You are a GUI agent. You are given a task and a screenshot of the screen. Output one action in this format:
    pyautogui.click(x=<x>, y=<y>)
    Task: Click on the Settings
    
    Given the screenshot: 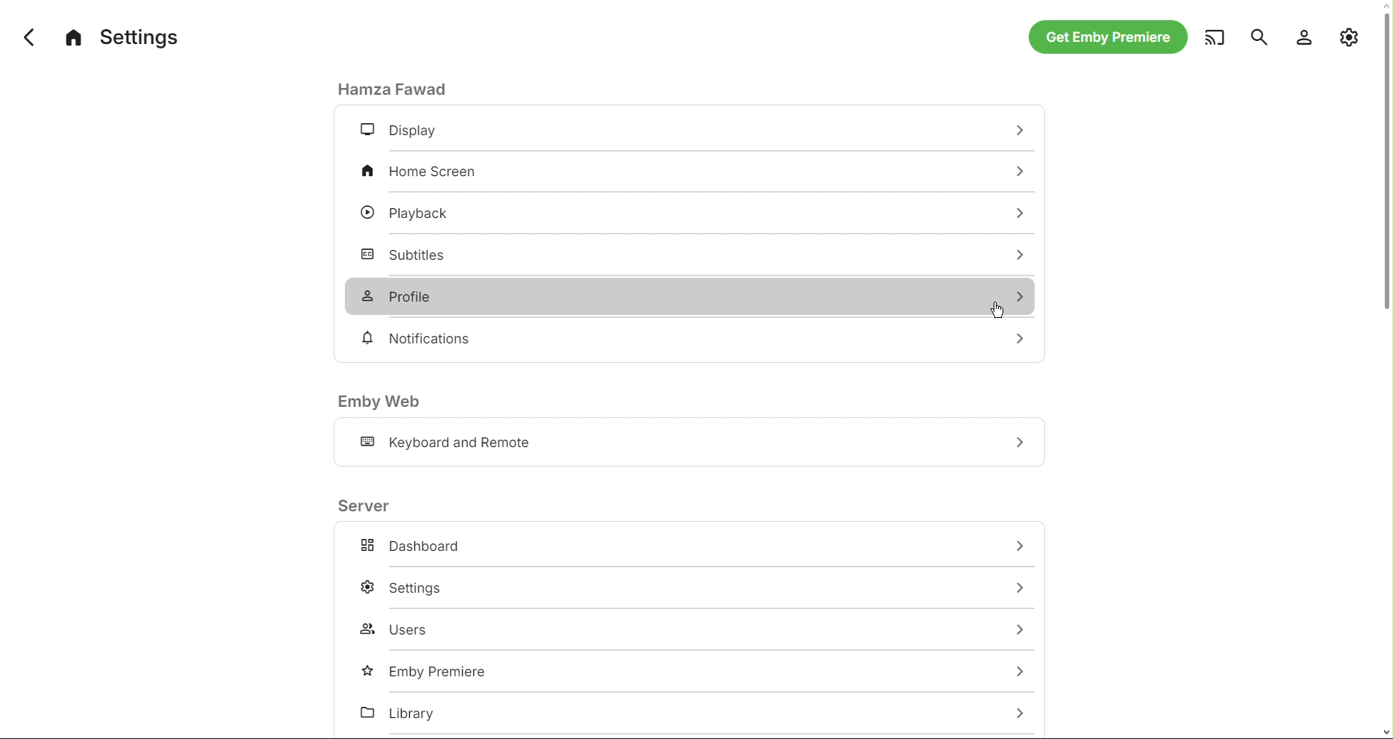 What is the action you would take?
    pyautogui.click(x=406, y=590)
    